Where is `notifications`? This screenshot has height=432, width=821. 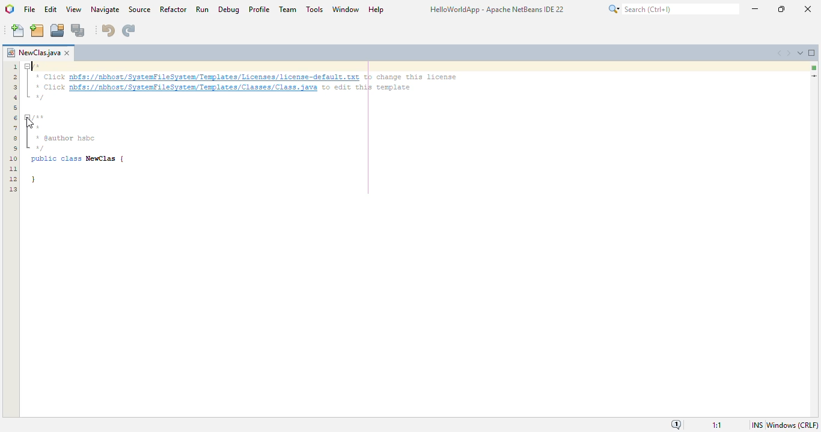
notifications is located at coordinates (676, 425).